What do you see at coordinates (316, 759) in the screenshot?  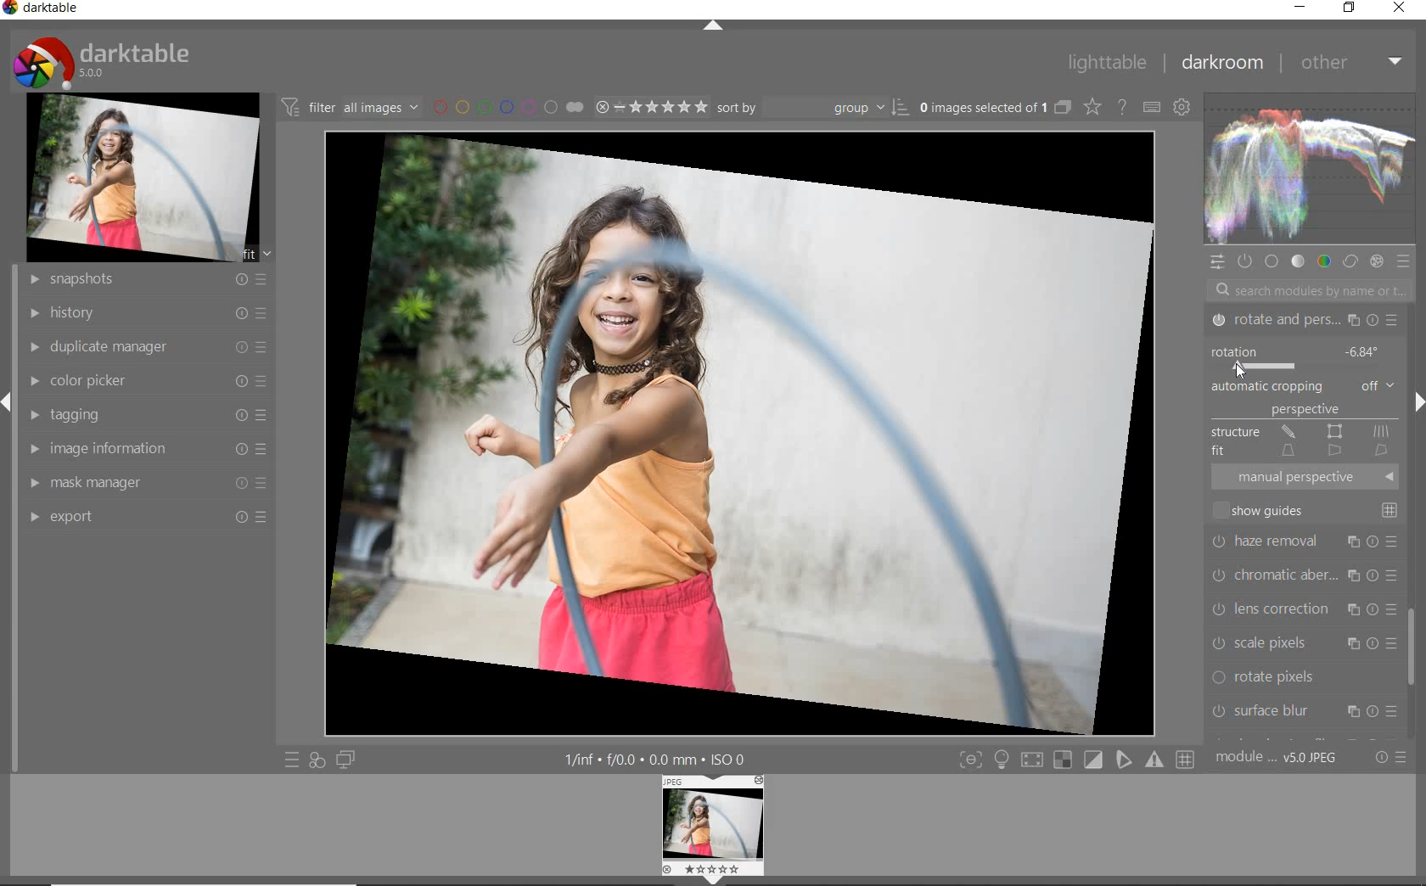 I see `quick access for applying of your style` at bounding box center [316, 759].